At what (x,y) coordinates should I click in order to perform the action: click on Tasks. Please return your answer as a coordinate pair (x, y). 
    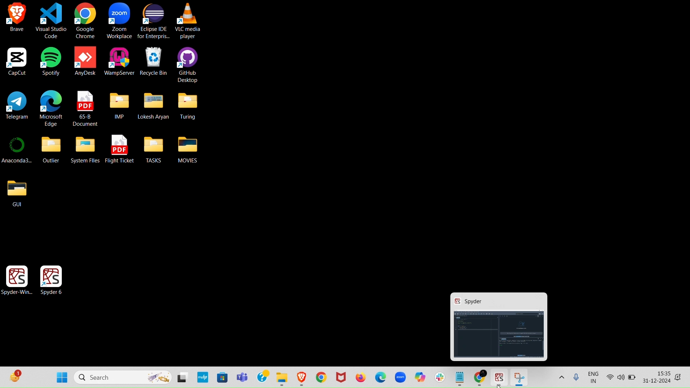
    Looking at the image, I should click on (153, 149).